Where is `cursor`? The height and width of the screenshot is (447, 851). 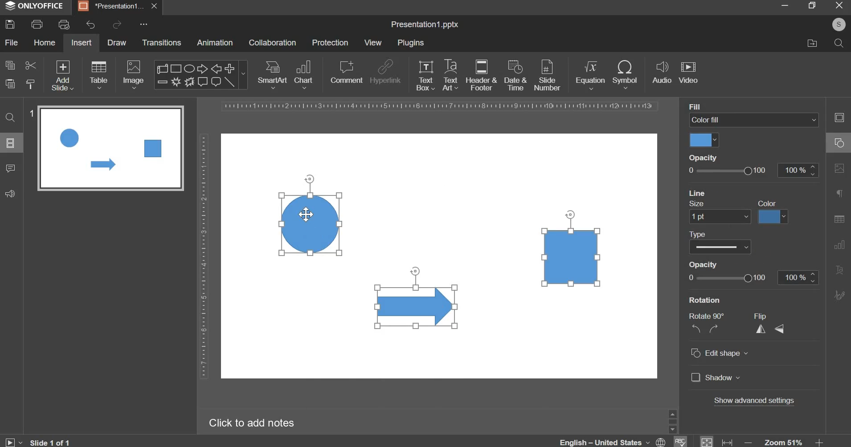 cursor is located at coordinates (309, 214).